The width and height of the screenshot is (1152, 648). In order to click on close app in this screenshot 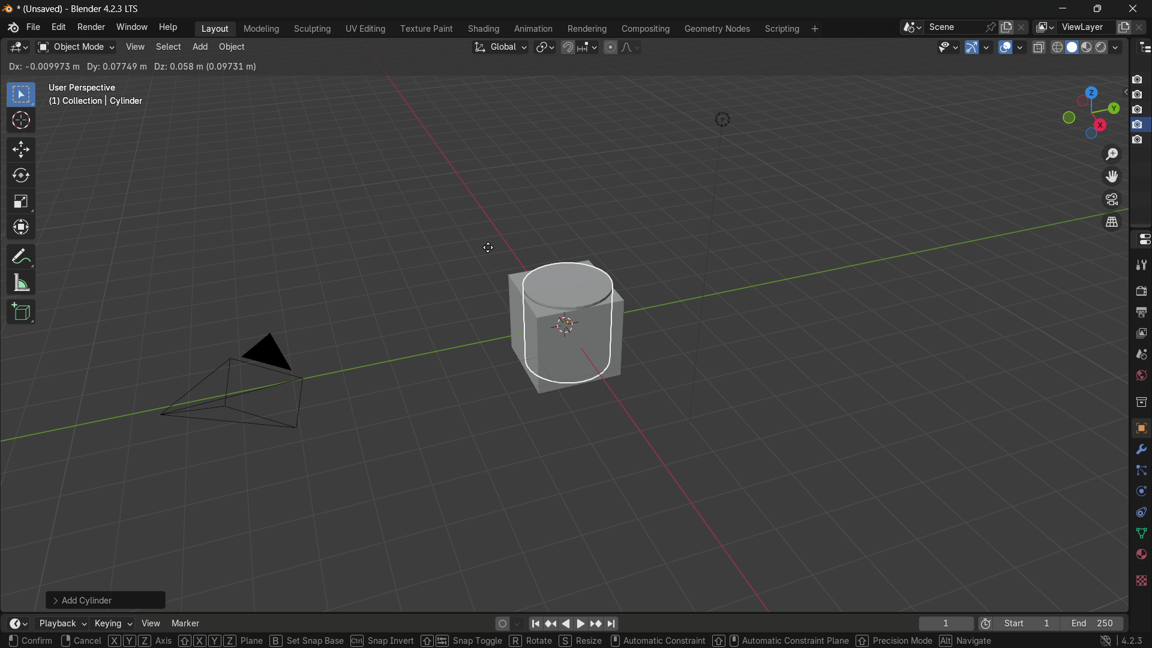, I will do `click(1129, 9)`.